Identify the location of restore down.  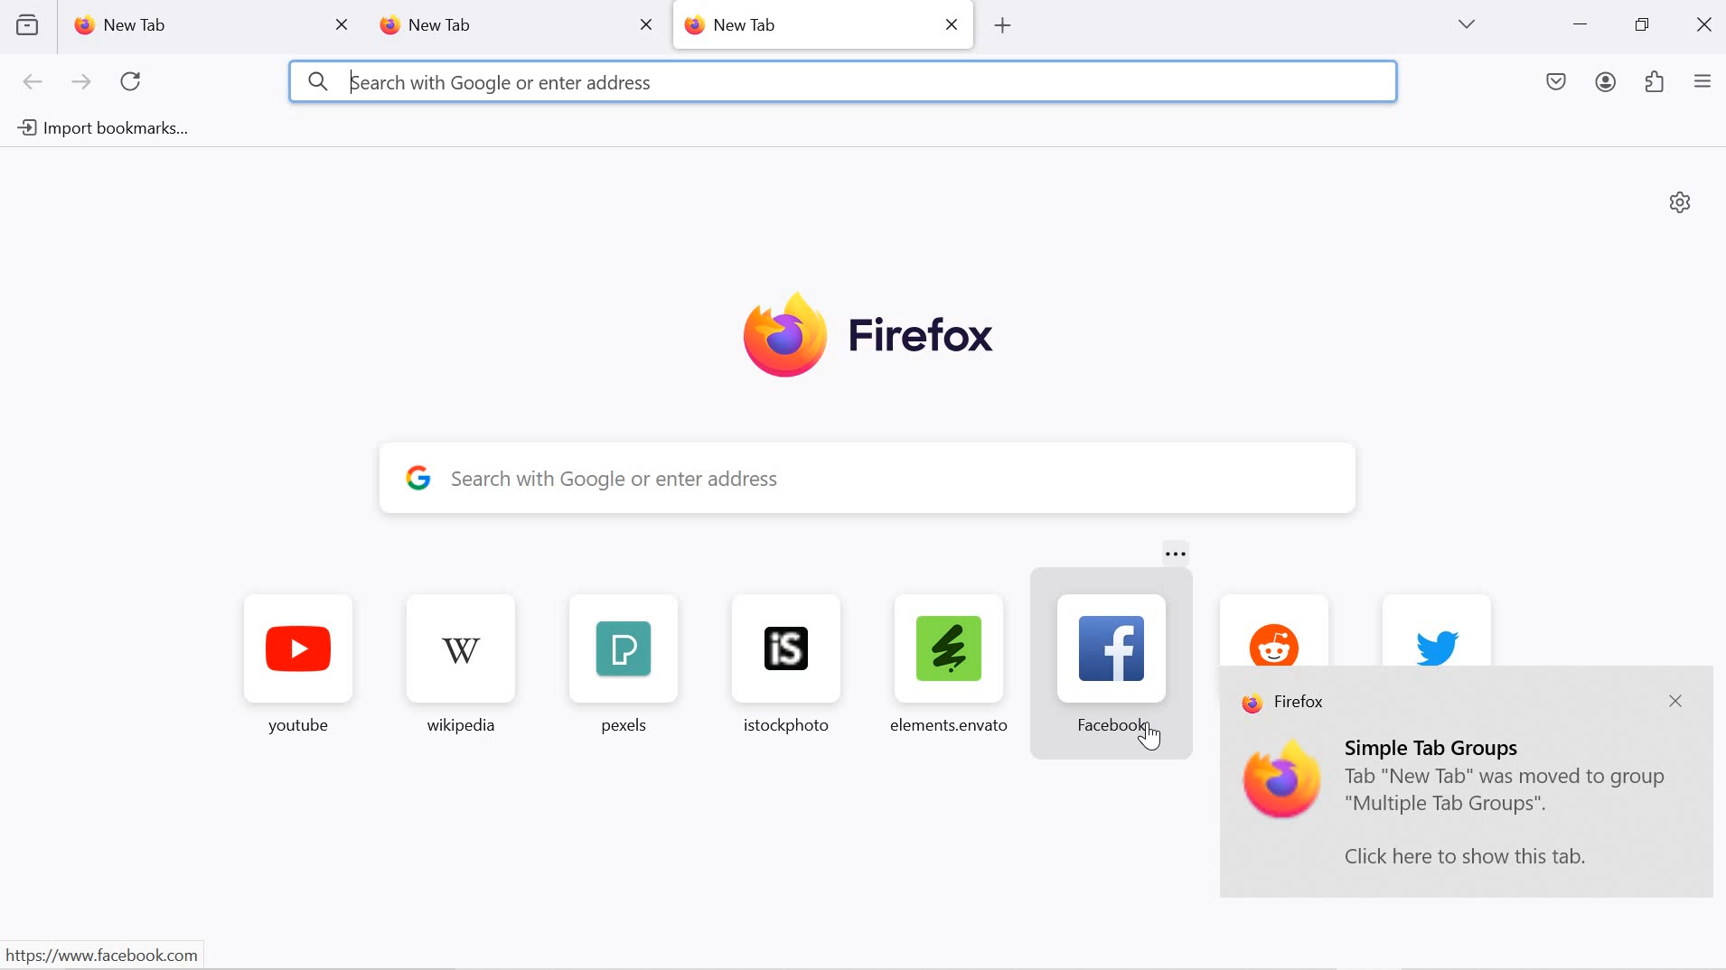
(1641, 25).